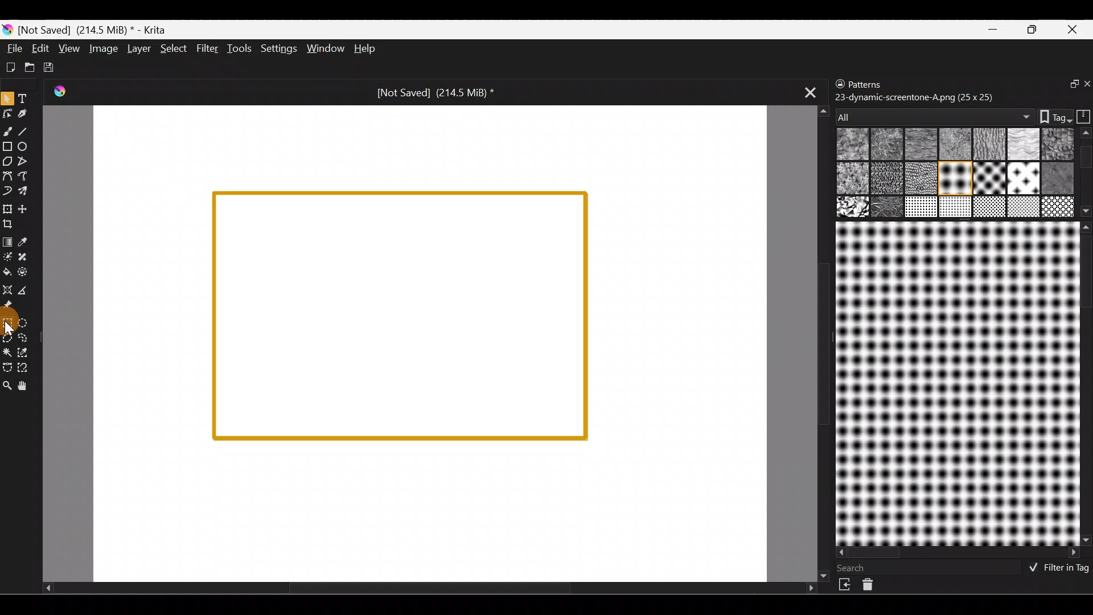 This screenshot has width=1093, height=615. What do you see at coordinates (1086, 383) in the screenshot?
I see `Scroll bar` at bounding box center [1086, 383].